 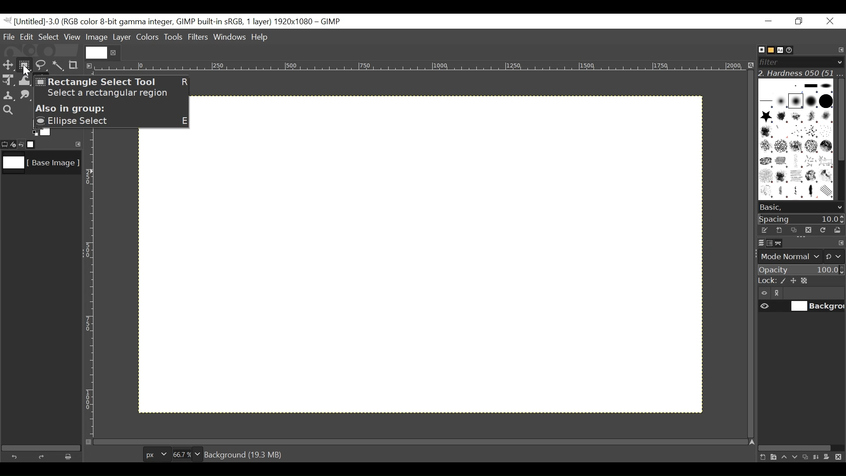 I want to click on select tool popup, so click(x=113, y=101).